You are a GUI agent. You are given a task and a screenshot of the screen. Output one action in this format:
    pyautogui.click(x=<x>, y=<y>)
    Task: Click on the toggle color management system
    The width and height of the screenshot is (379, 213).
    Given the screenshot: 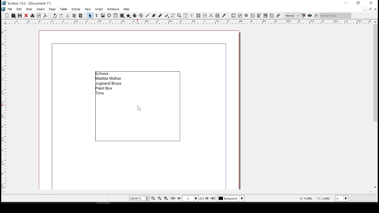 What is the action you would take?
    pyautogui.click(x=303, y=16)
    